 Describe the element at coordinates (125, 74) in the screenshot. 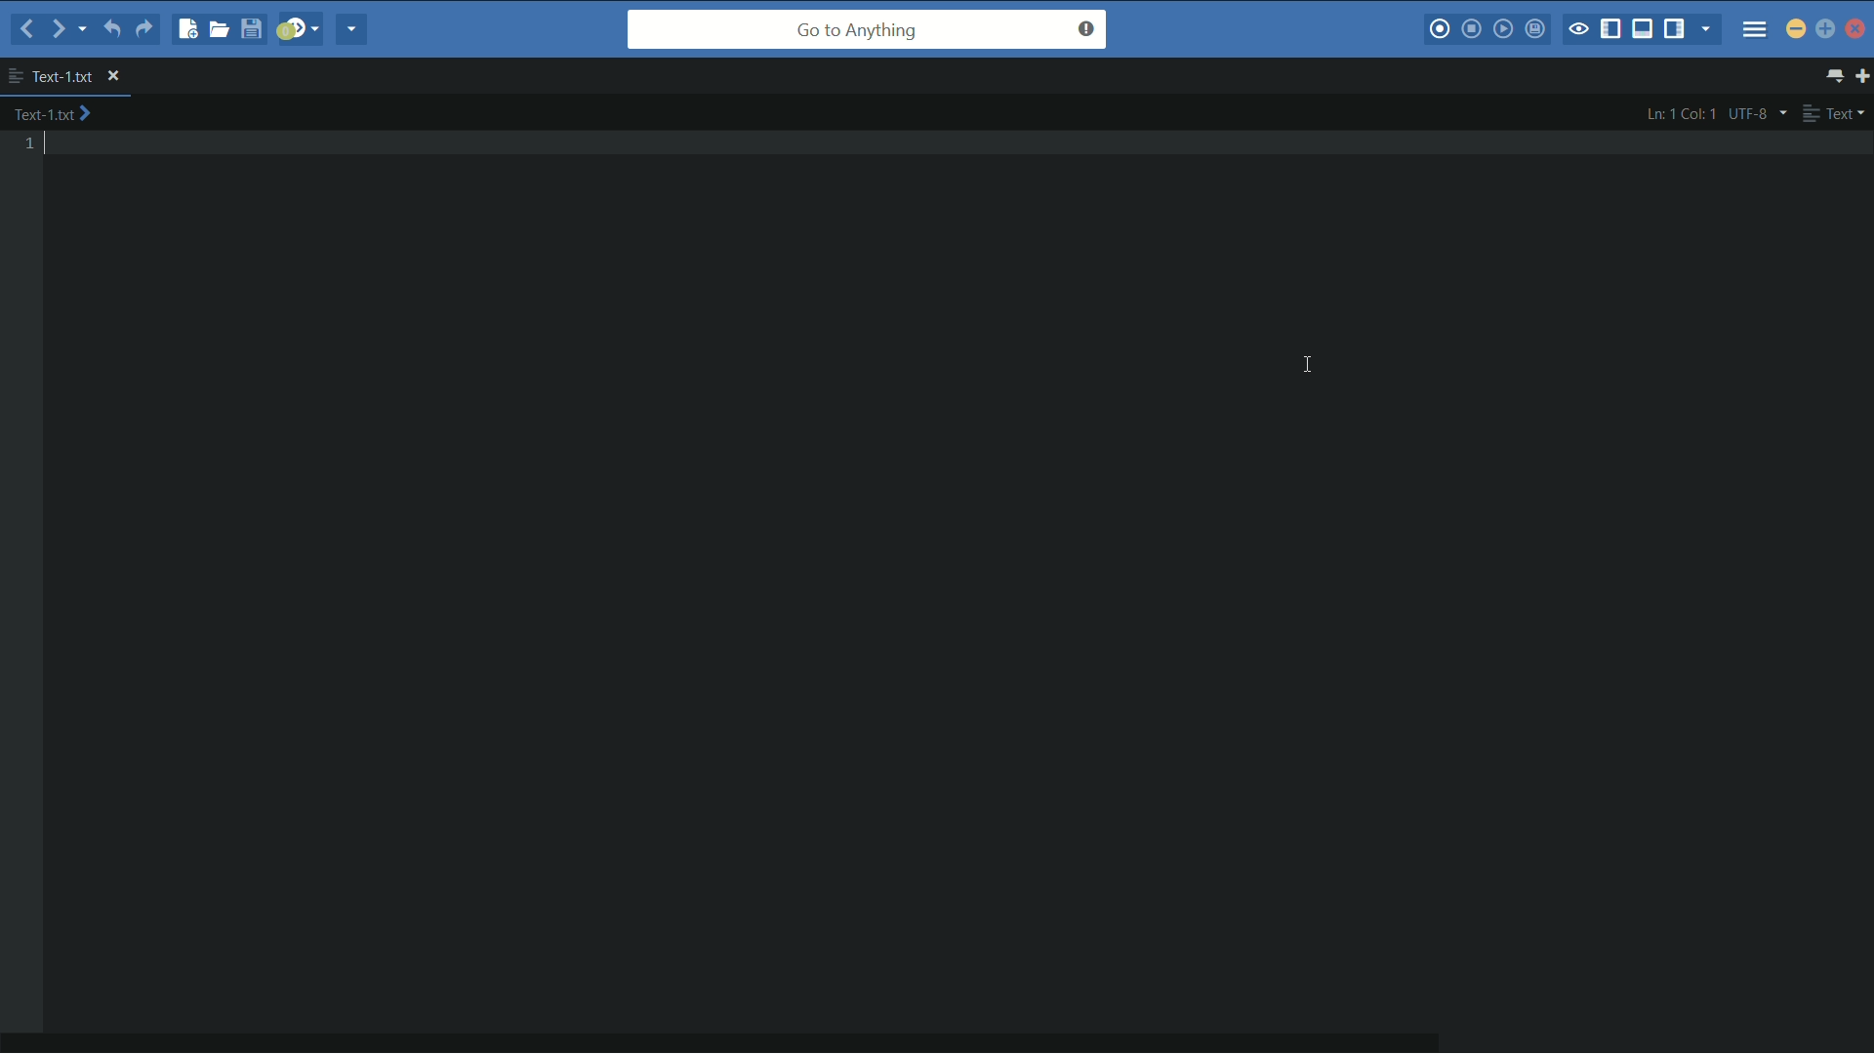

I see `close` at that location.